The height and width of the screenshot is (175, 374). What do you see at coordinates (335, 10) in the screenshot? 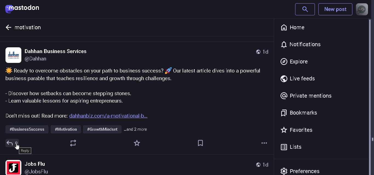
I see `New Post` at bounding box center [335, 10].